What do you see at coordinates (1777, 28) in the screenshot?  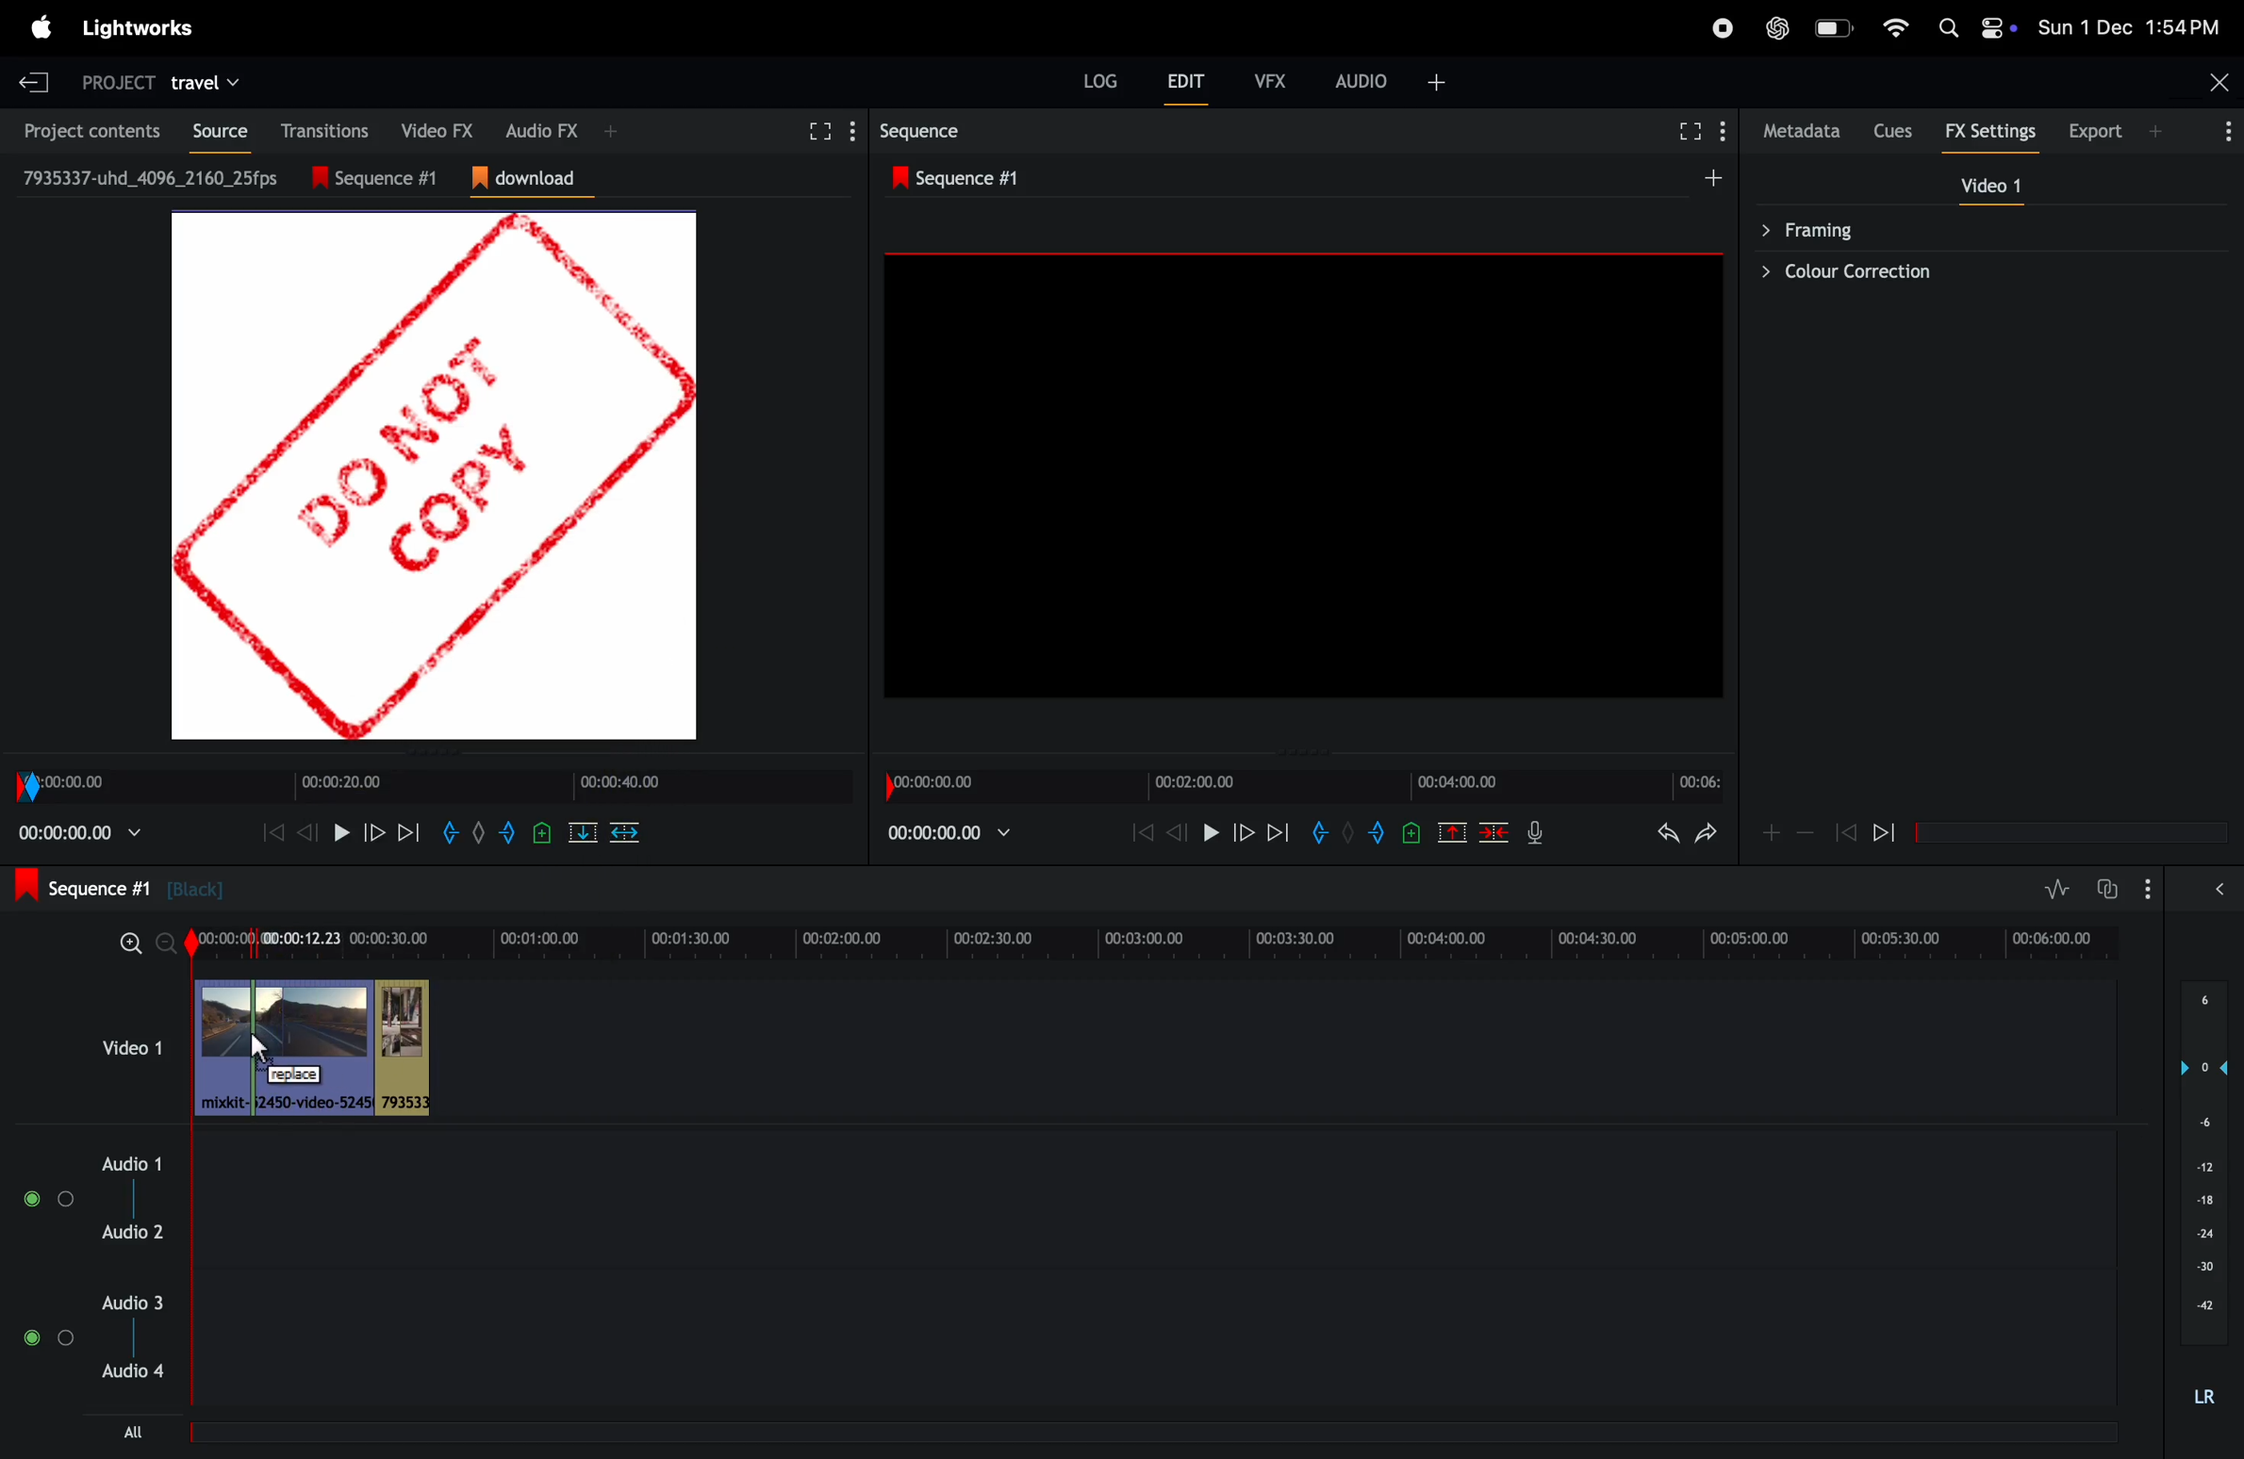 I see `chatgpt` at bounding box center [1777, 28].